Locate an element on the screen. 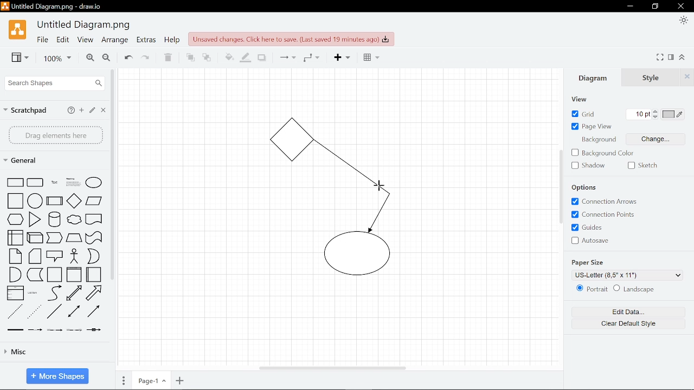  Edit is located at coordinates (93, 111).